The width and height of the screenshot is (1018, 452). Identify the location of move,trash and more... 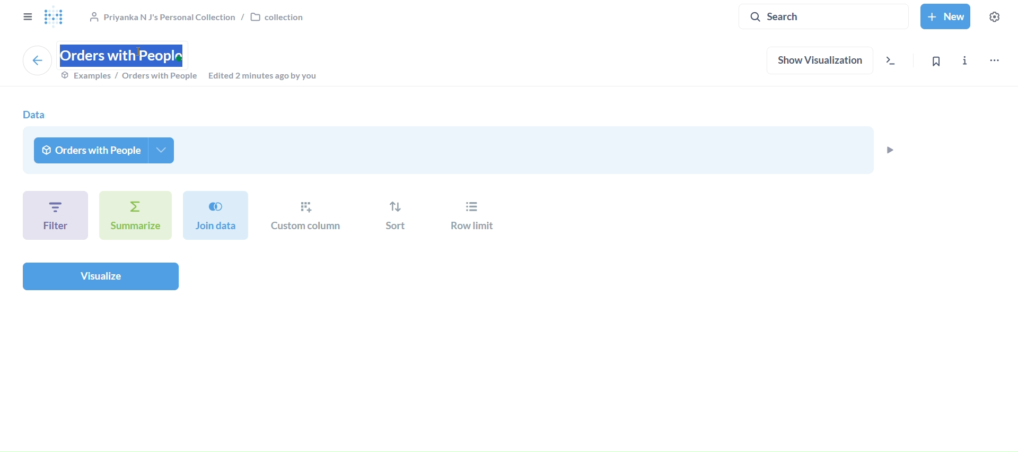
(994, 61).